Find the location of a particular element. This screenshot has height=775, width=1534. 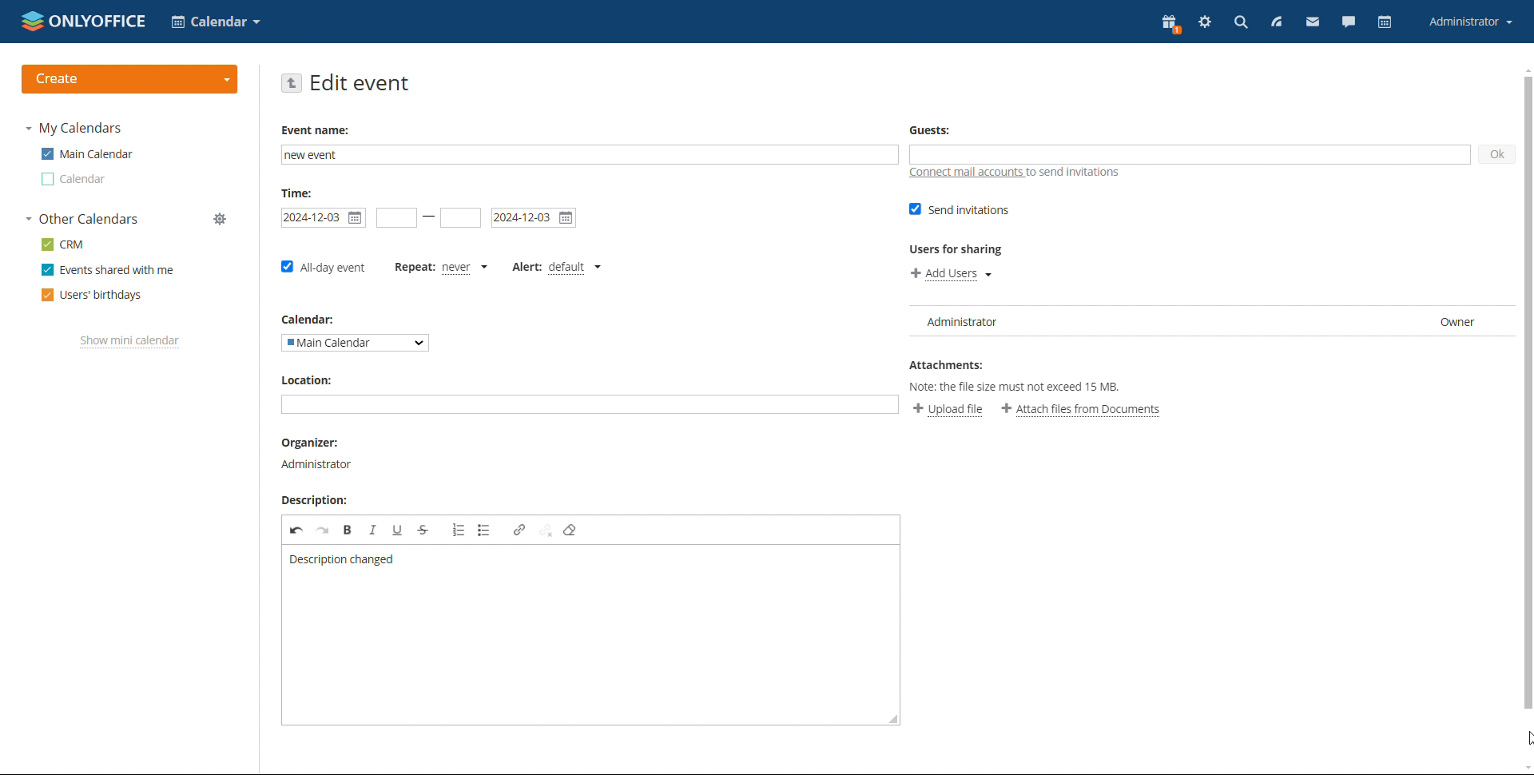

select calendar is located at coordinates (356, 343).